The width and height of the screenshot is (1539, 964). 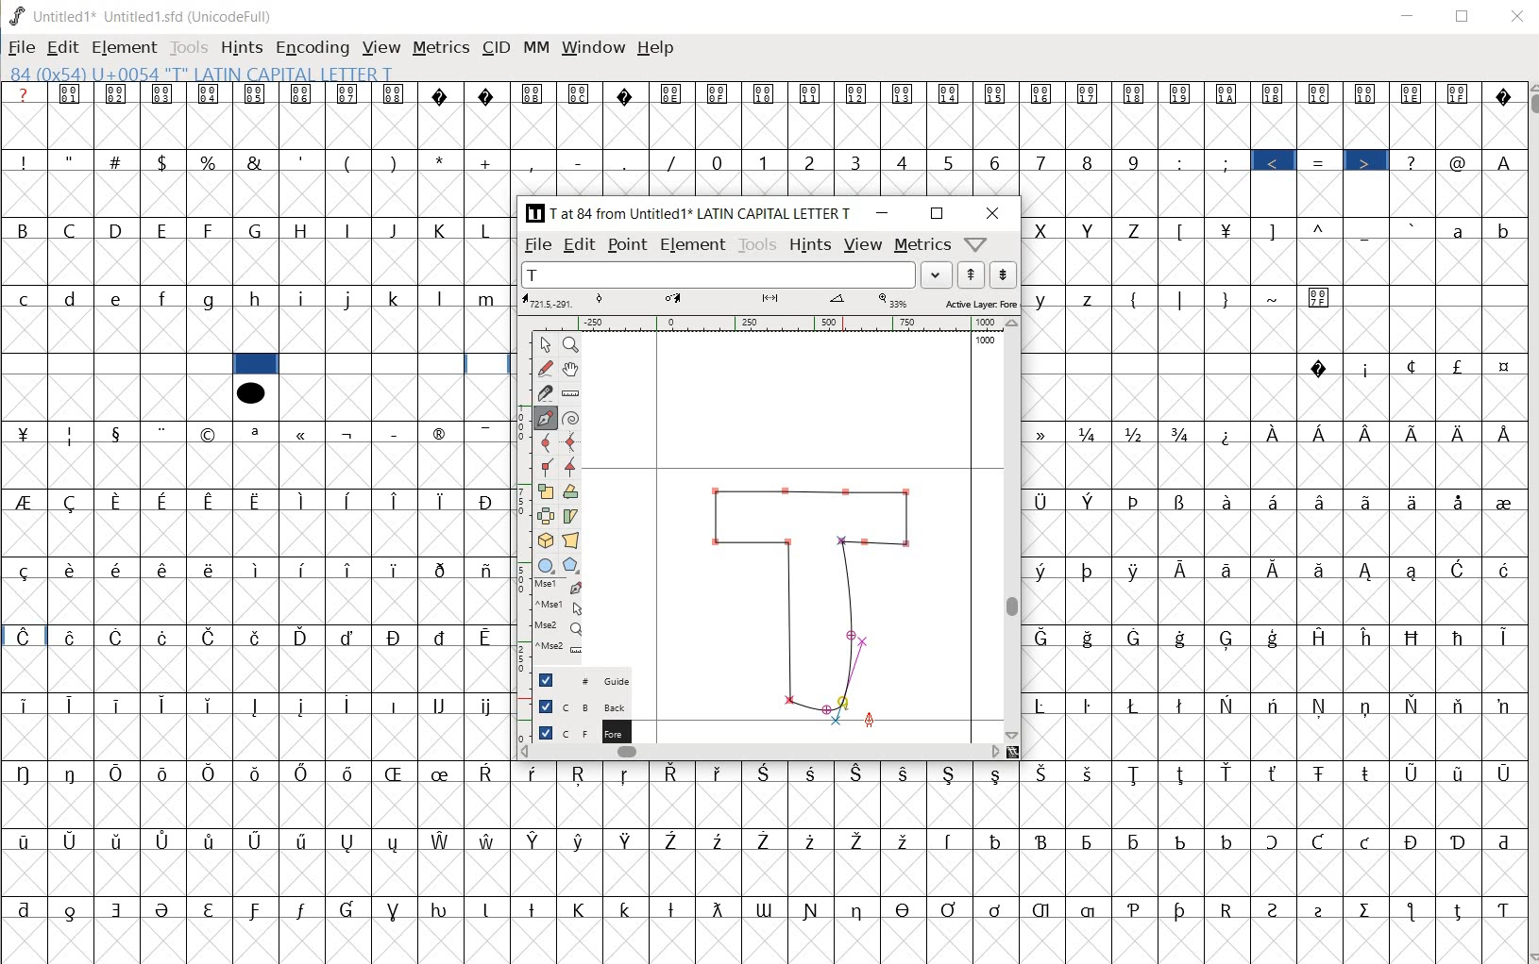 I want to click on Symbol, so click(x=1321, y=772).